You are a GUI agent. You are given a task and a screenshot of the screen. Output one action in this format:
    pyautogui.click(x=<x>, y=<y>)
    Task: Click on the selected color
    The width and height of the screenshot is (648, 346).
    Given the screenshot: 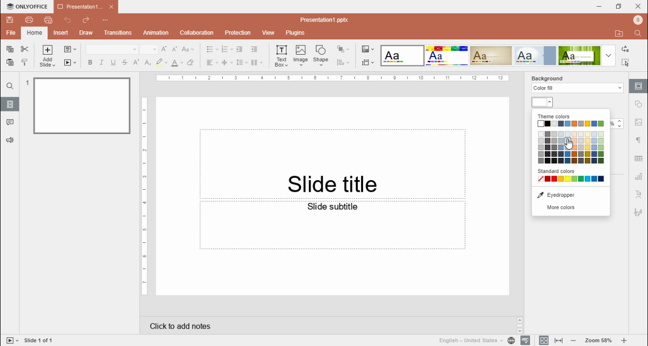 What is the action you would take?
    pyautogui.click(x=568, y=141)
    